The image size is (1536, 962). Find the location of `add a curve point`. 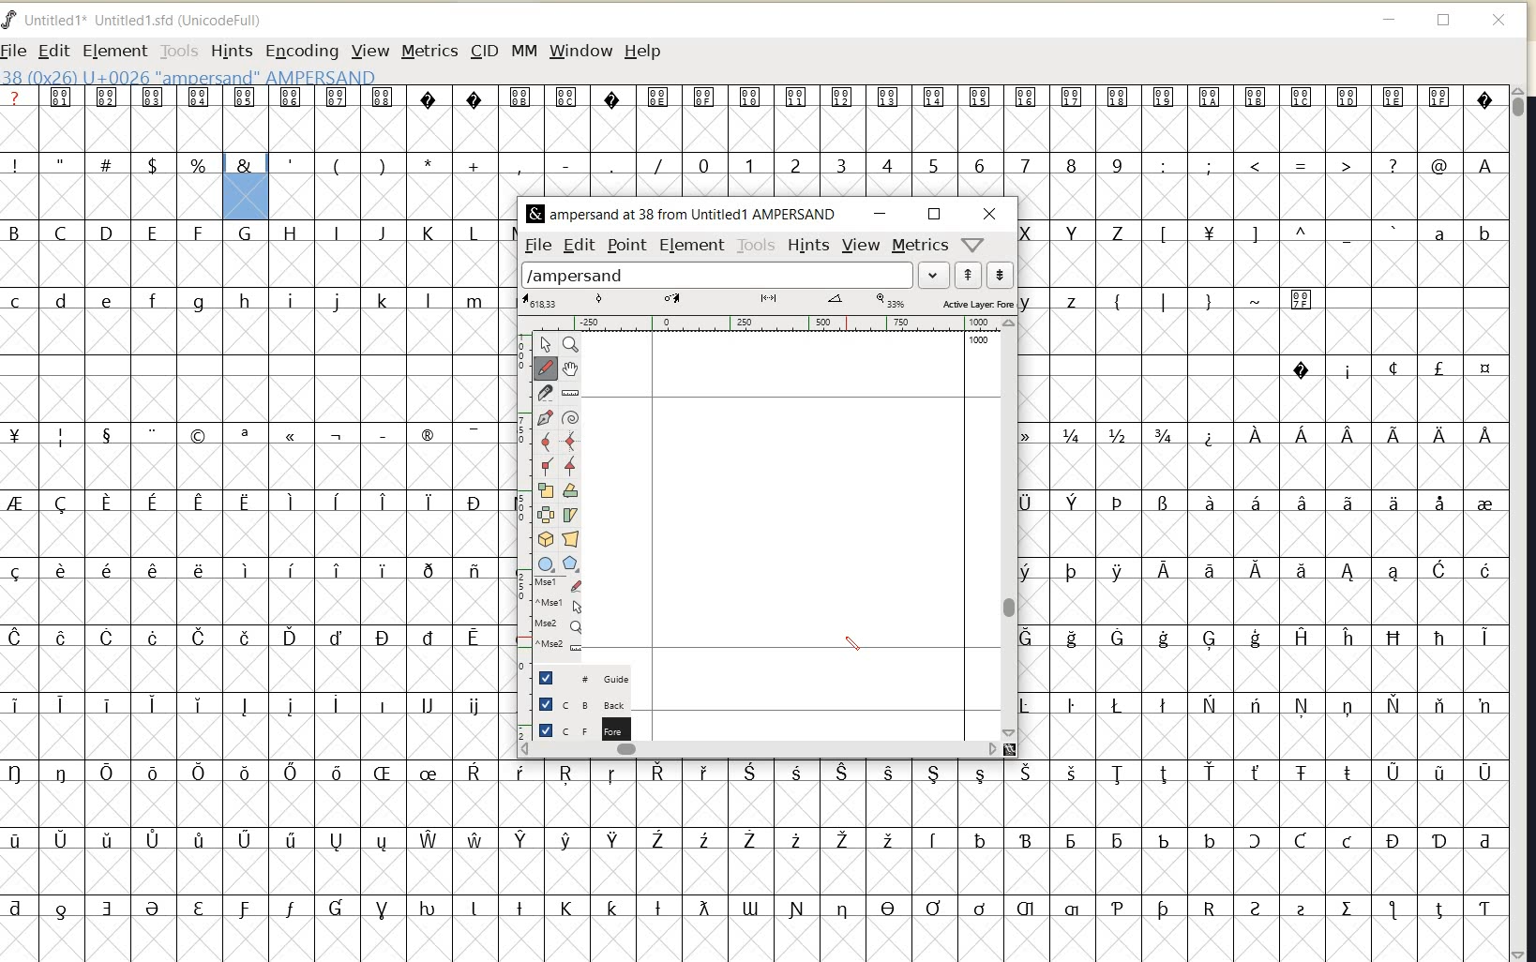

add a curve point is located at coordinates (546, 440).